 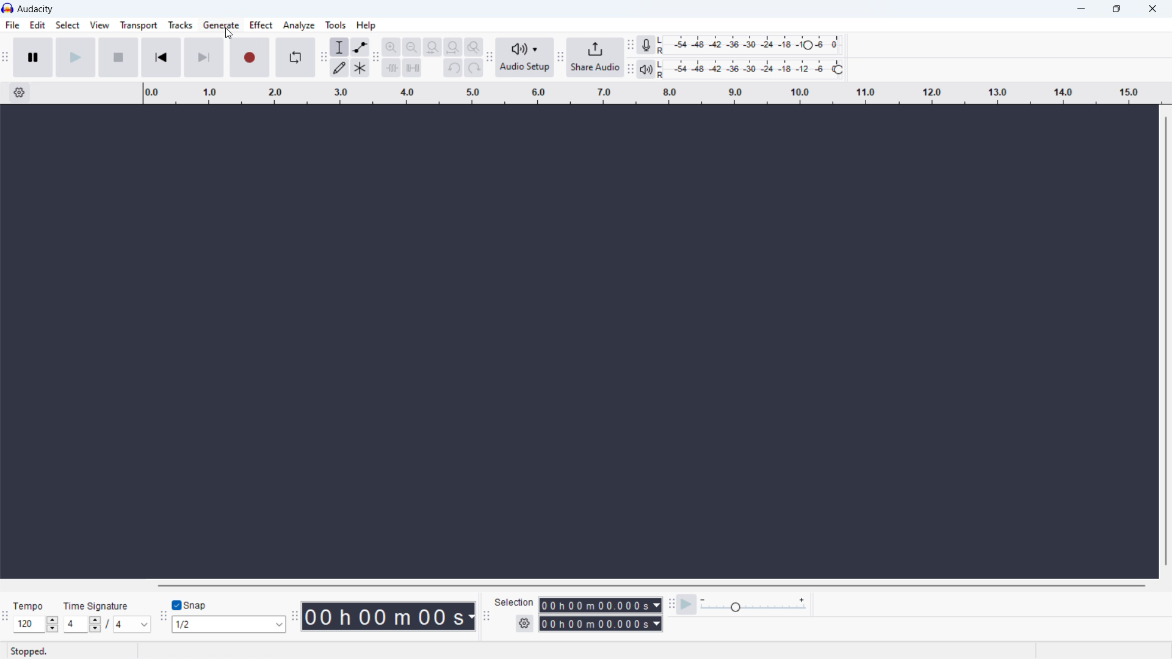 I want to click on zoom out, so click(x=411, y=47).